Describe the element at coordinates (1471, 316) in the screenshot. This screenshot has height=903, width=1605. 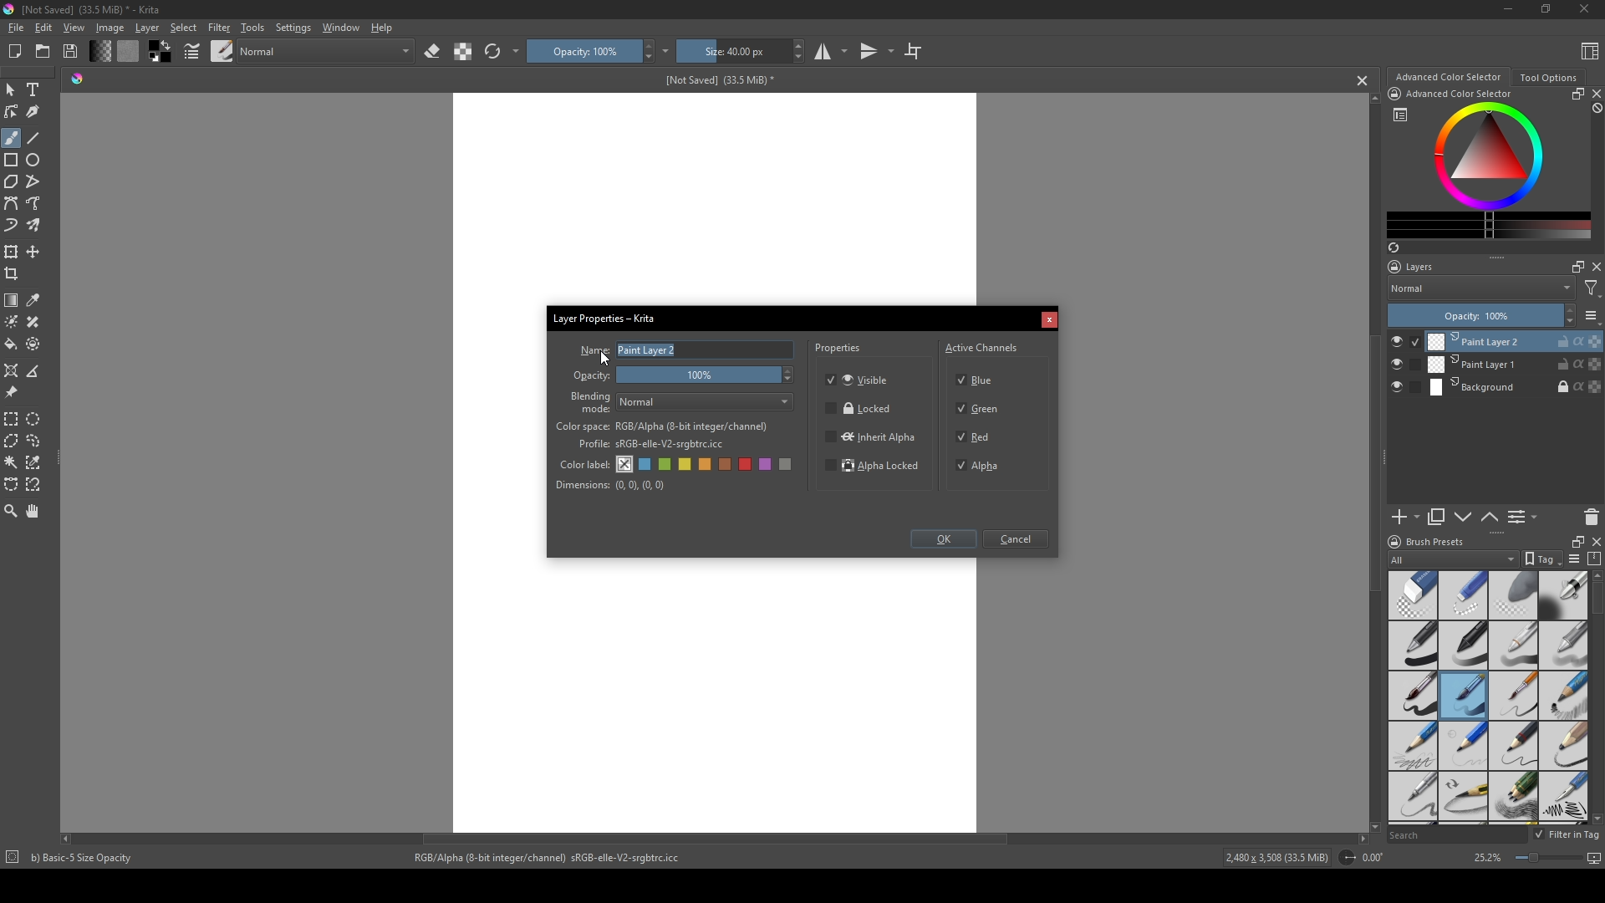
I see `Opacity: 100%` at that location.